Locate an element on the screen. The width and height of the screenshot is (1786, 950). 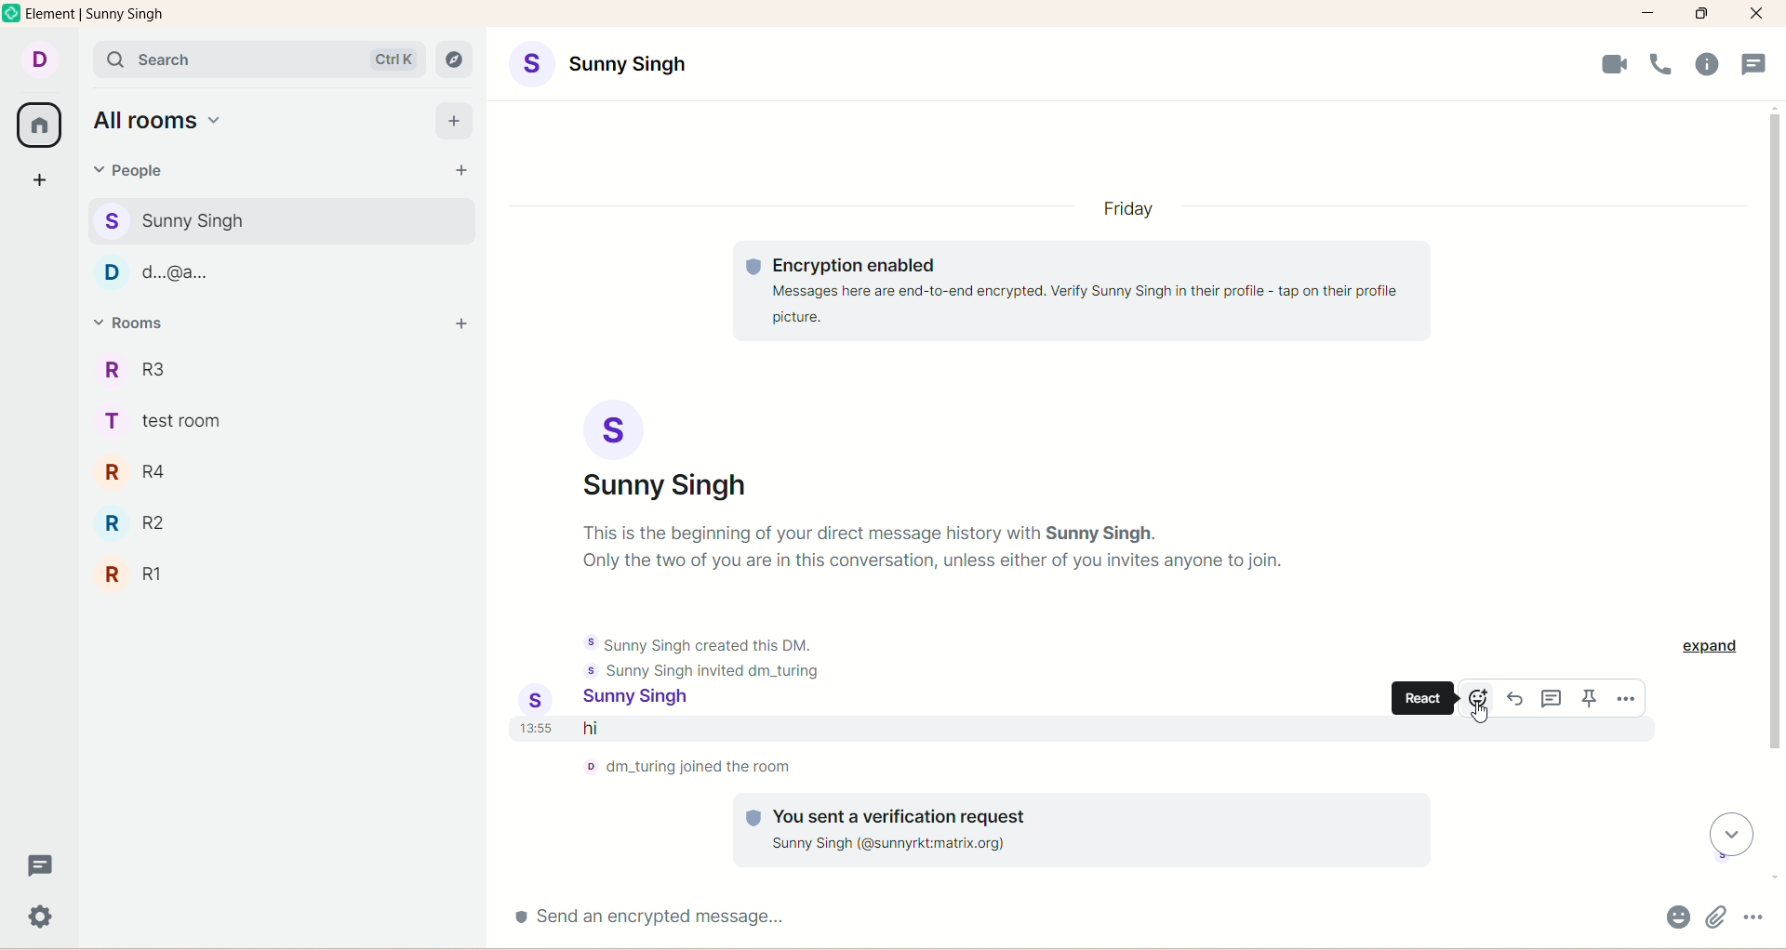
d...@a... chat is located at coordinates (278, 272).